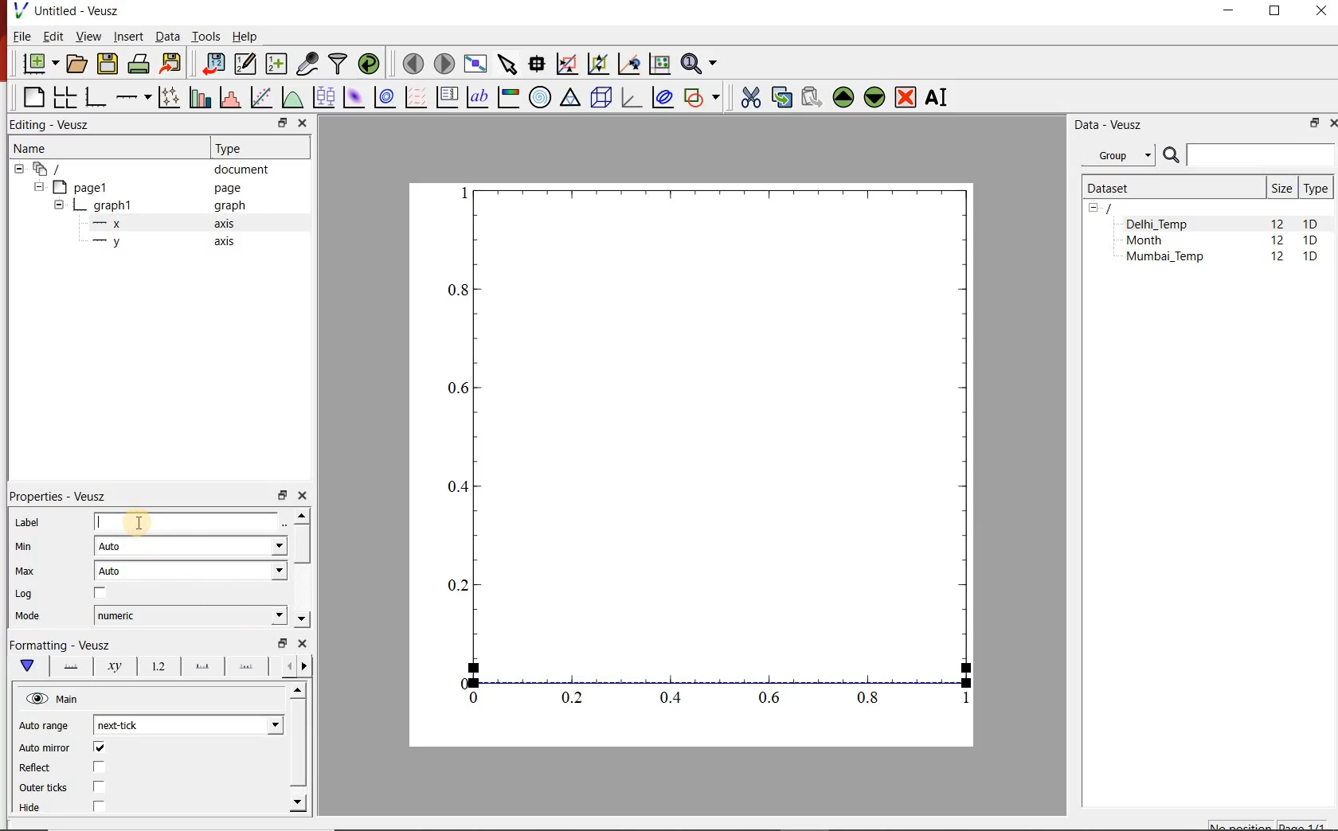  What do you see at coordinates (25, 571) in the screenshot?
I see `Max` at bounding box center [25, 571].